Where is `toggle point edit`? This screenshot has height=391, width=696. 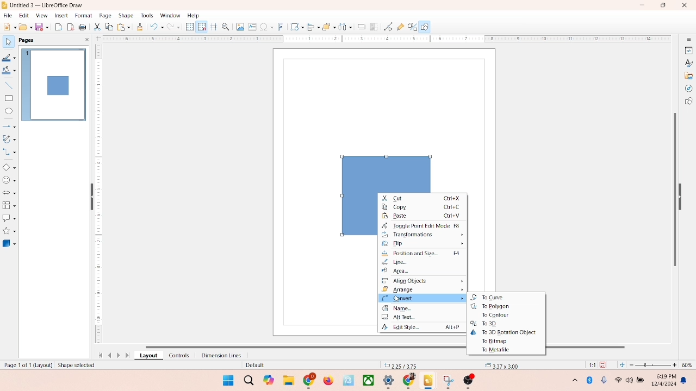
toggle point edit is located at coordinates (421, 225).